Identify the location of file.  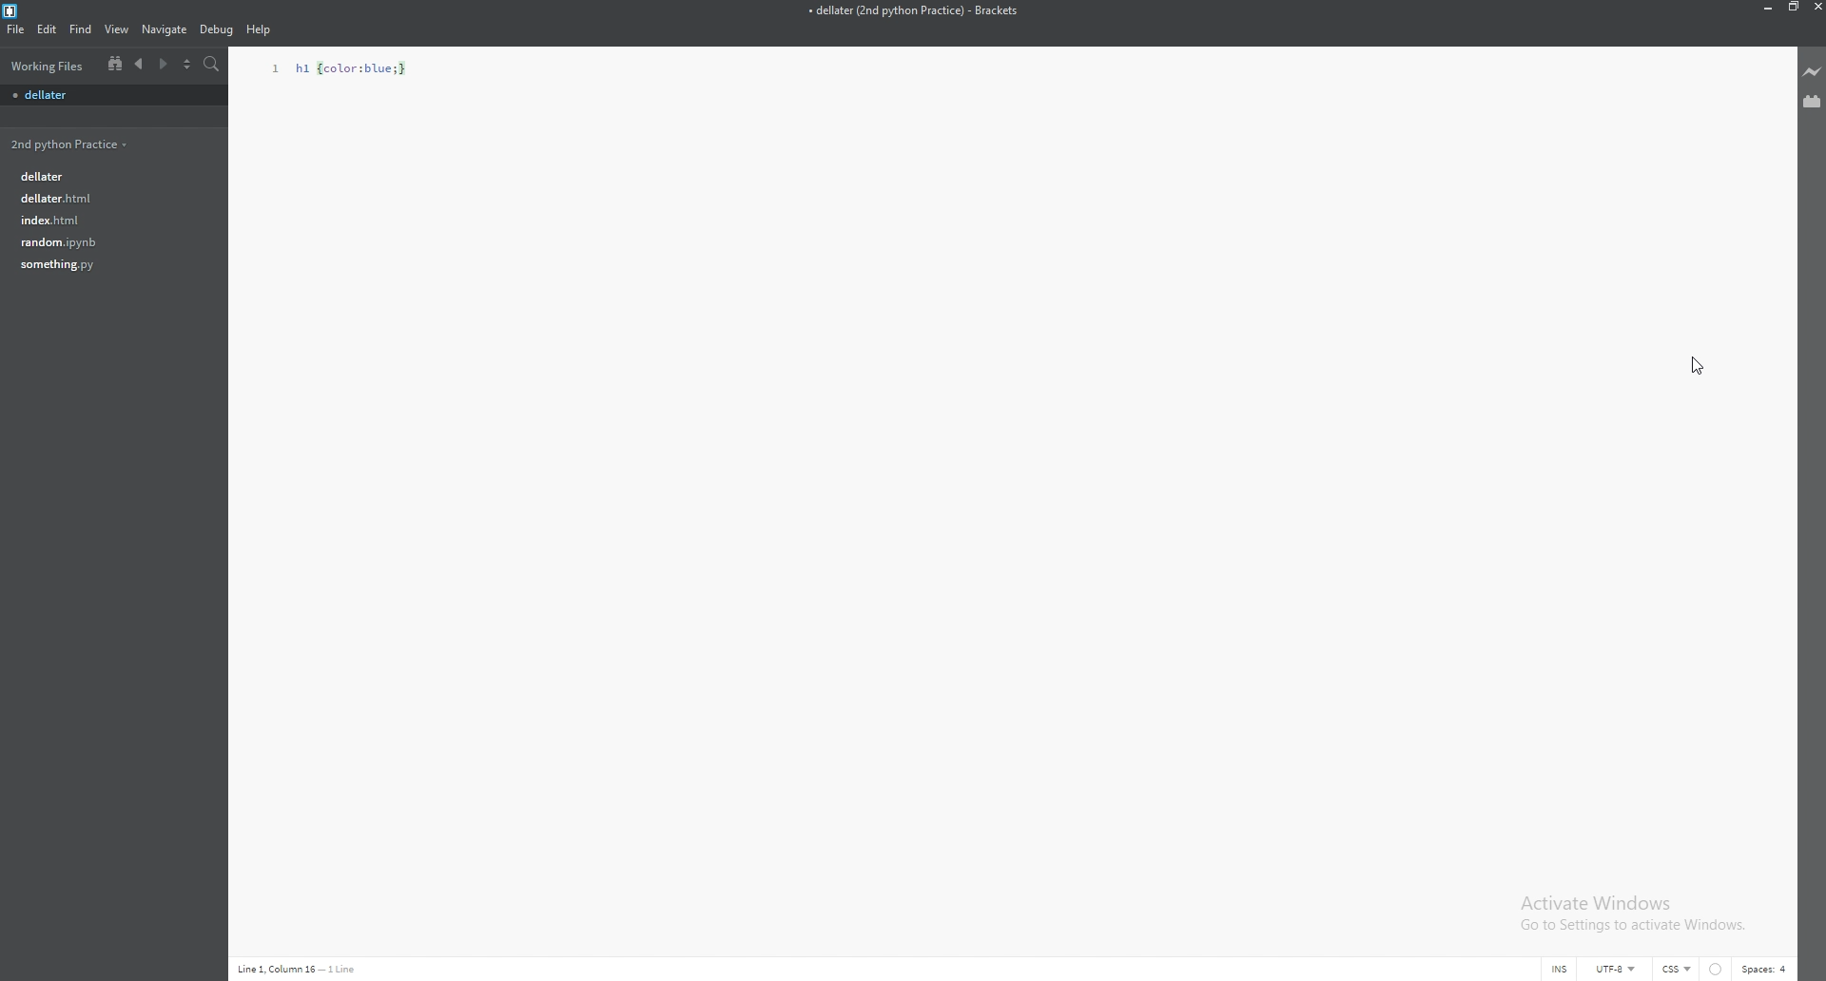
(107, 174).